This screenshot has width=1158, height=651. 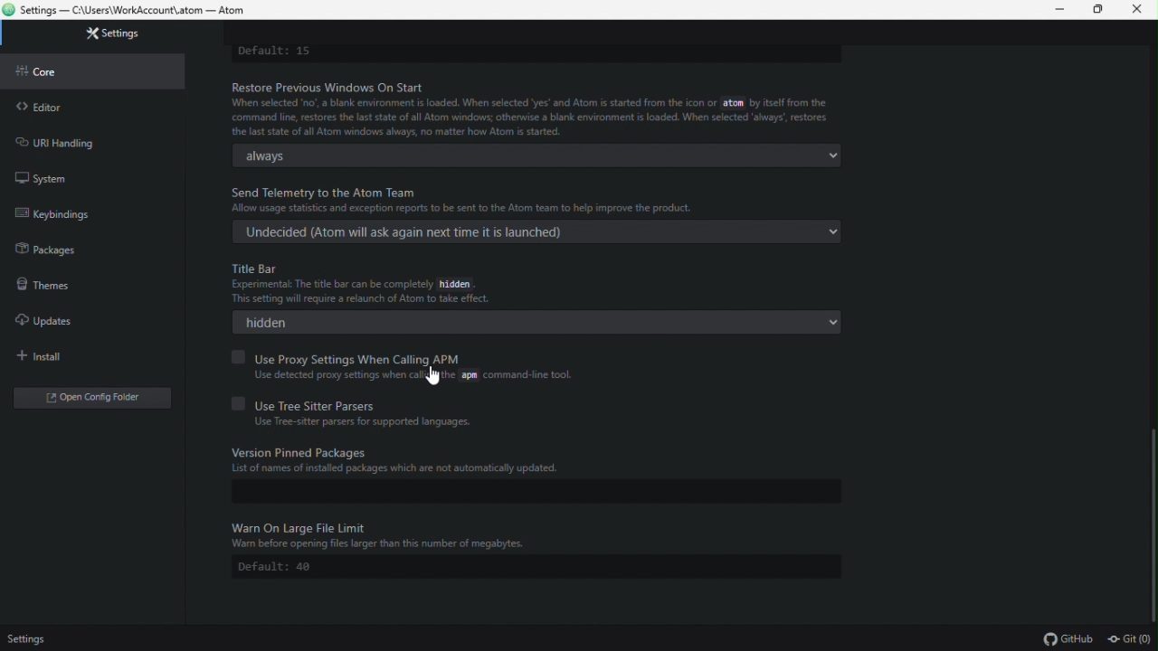 I want to click on  Settings — C:\Users\WorkAccount\.atom — Atom, so click(x=130, y=11).